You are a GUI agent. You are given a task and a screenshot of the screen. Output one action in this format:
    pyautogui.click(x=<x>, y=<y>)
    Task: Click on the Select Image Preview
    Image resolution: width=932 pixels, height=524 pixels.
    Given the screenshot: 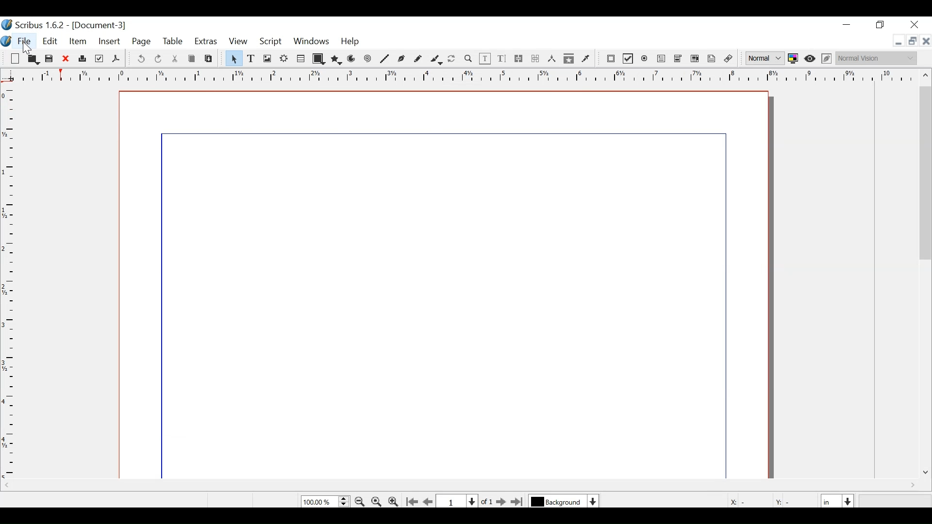 What is the action you would take?
    pyautogui.click(x=765, y=58)
    